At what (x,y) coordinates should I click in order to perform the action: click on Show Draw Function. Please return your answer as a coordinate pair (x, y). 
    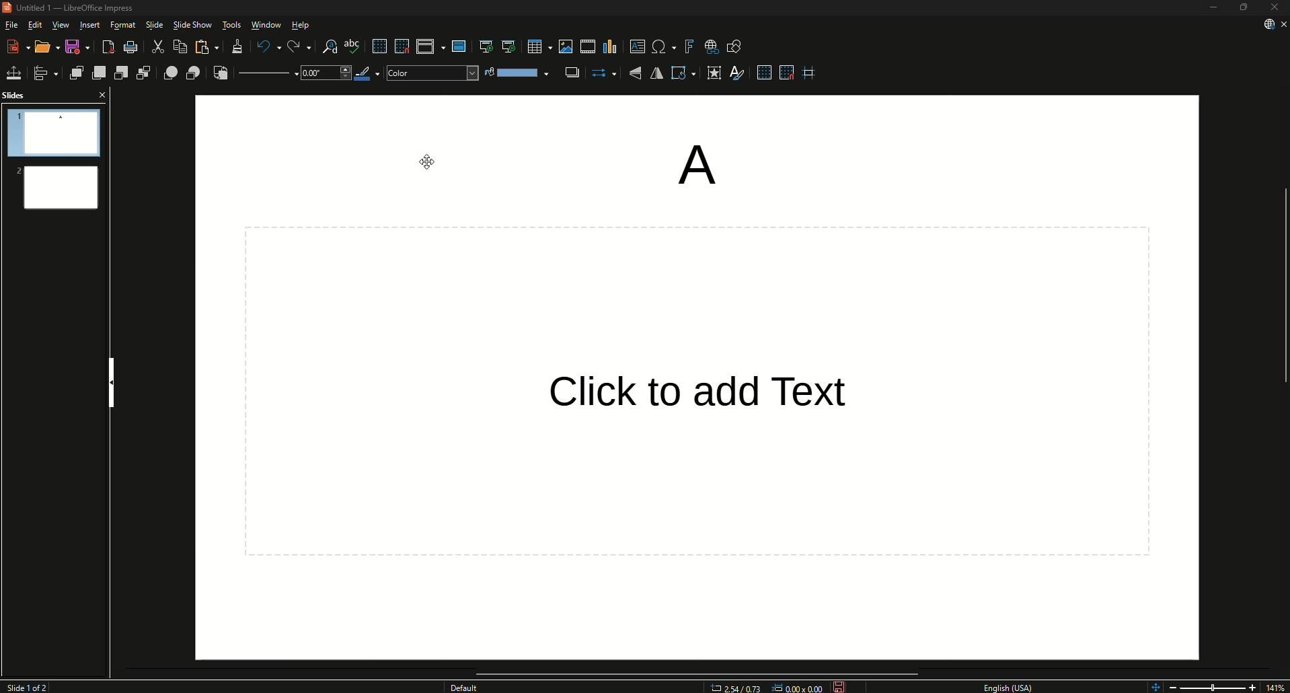
    Looking at the image, I should click on (733, 46).